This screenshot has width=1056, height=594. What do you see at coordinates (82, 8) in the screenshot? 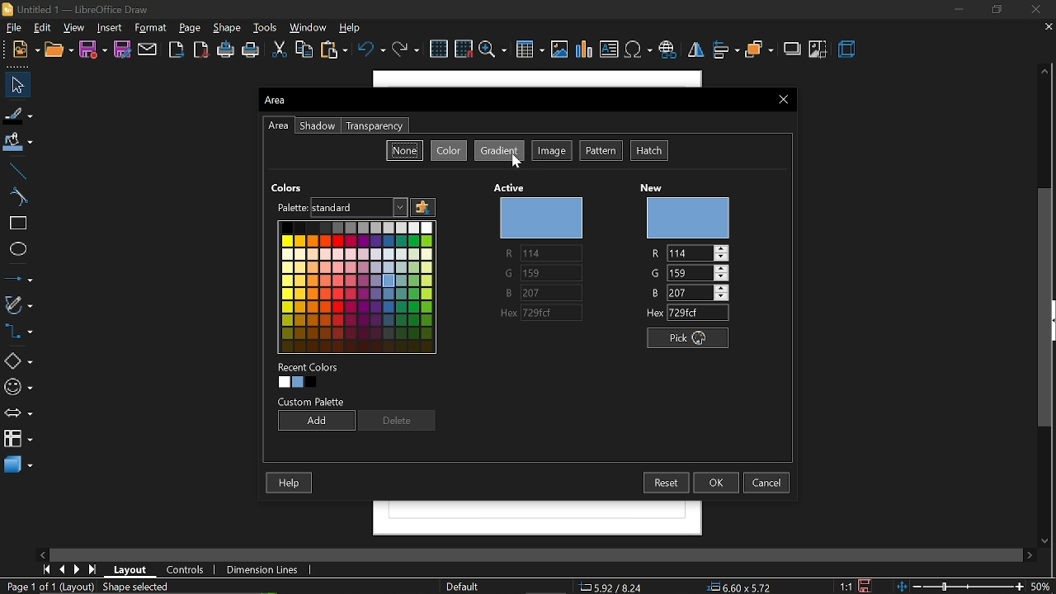
I see `Untitled 1 - LibreOffice Draw` at bounding box center [82, 8].